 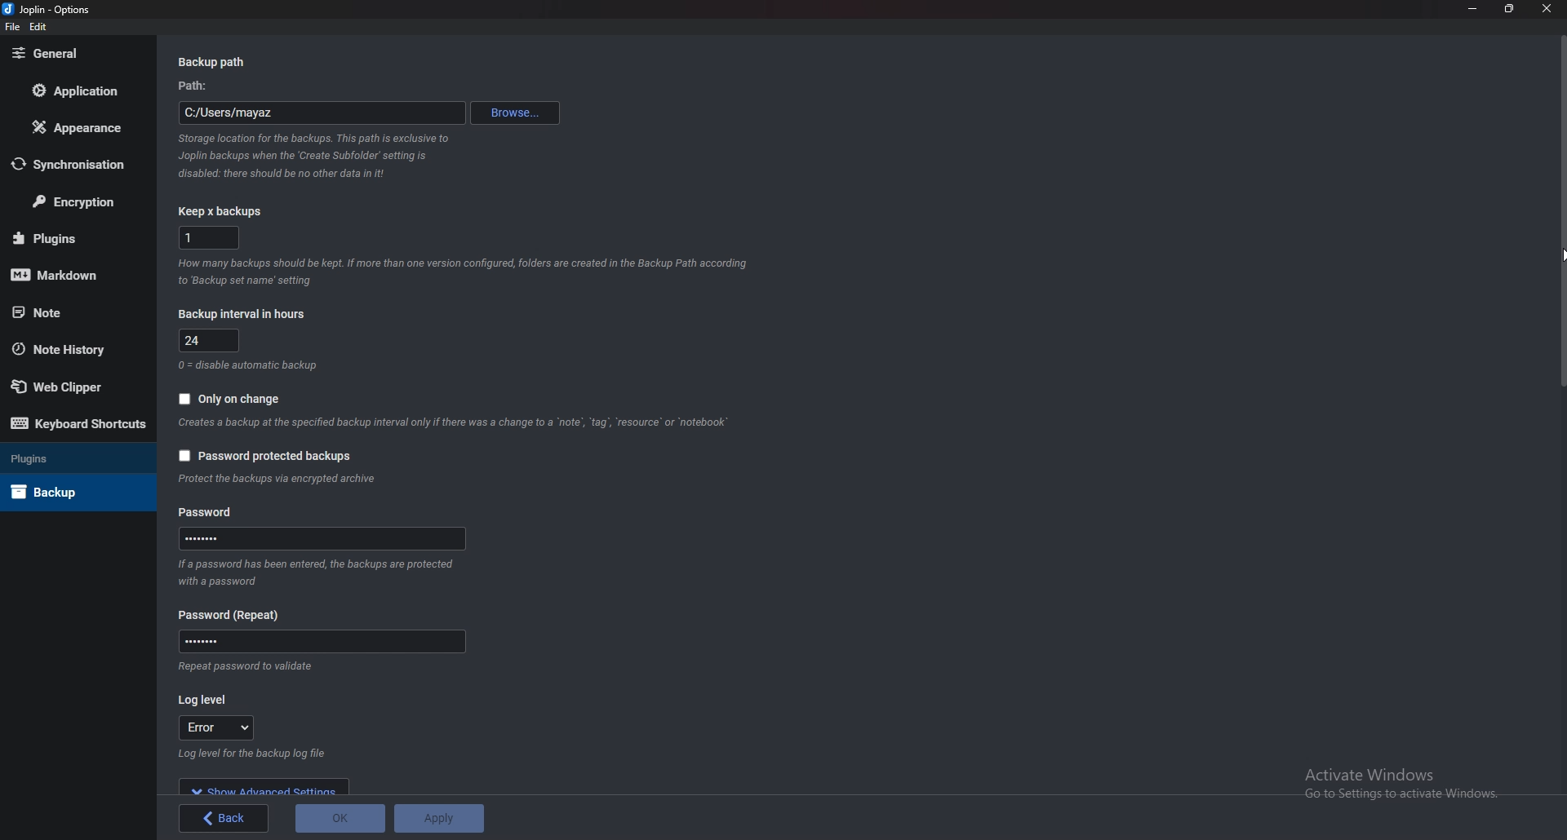 What do you see at coordinates (60, 492) in the screenshot?
I see `Back up` at bounding box center [60, 492].